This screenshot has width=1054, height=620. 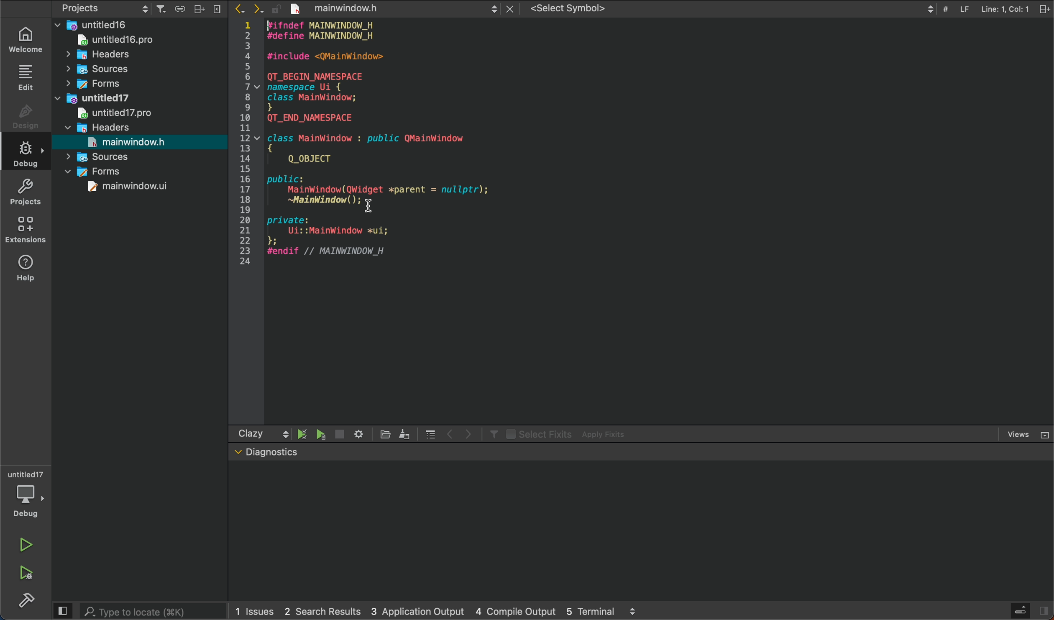 I want to click on Filter, so click(x=491, y=433).